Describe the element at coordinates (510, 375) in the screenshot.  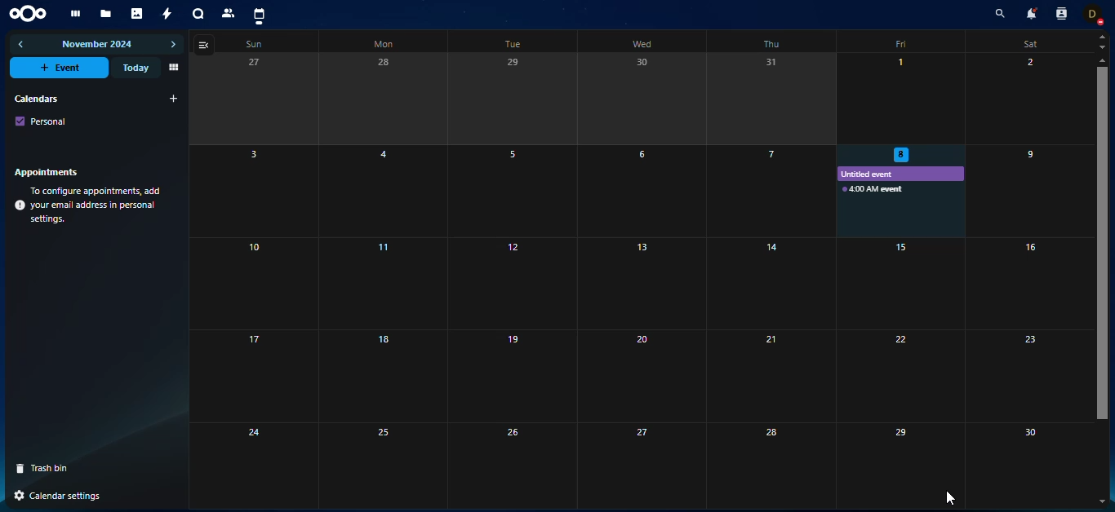
I see `19` at that location.